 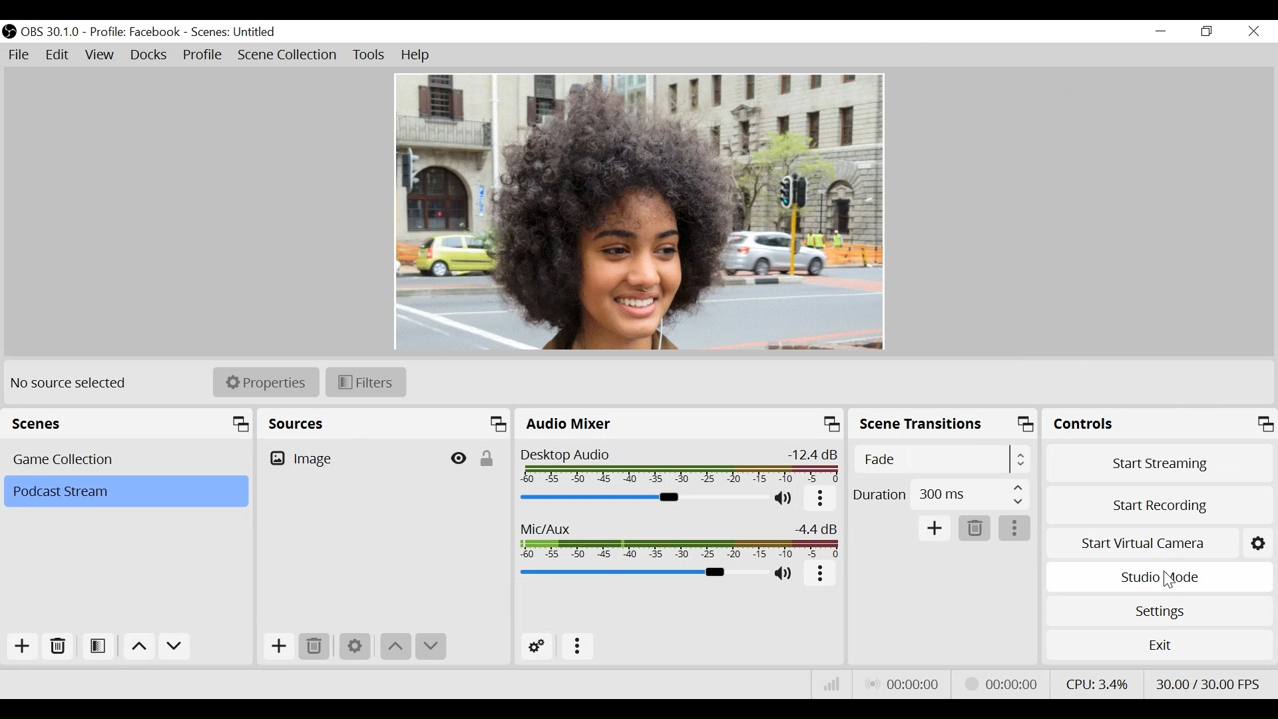 What do you see at coordinates (641, 574) in the screenshot?
I see `Mic Slider` at bounding box center [641, 574].